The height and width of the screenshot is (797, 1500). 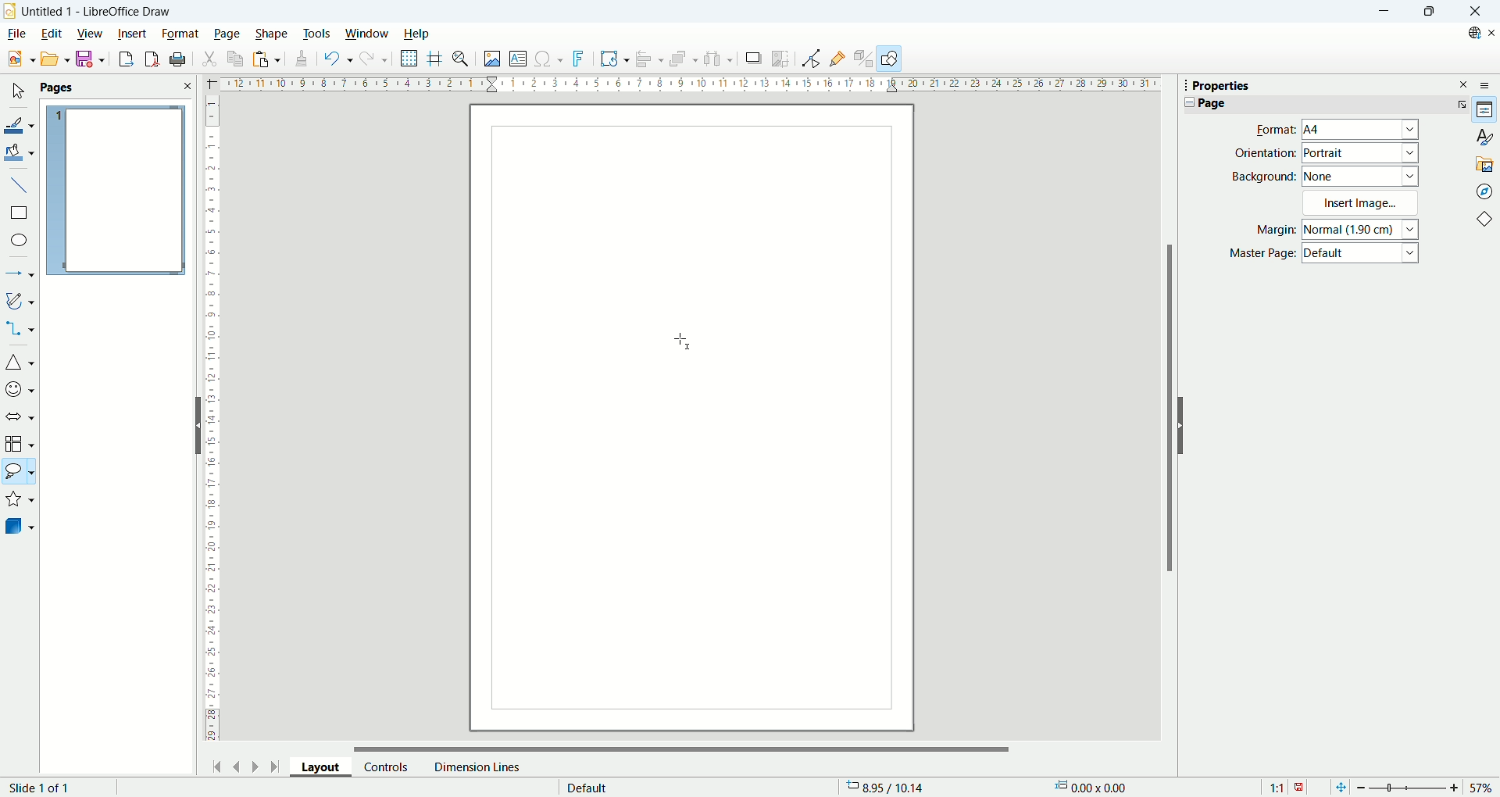 I want to click on Navigator, so click(x=1484, y=191).